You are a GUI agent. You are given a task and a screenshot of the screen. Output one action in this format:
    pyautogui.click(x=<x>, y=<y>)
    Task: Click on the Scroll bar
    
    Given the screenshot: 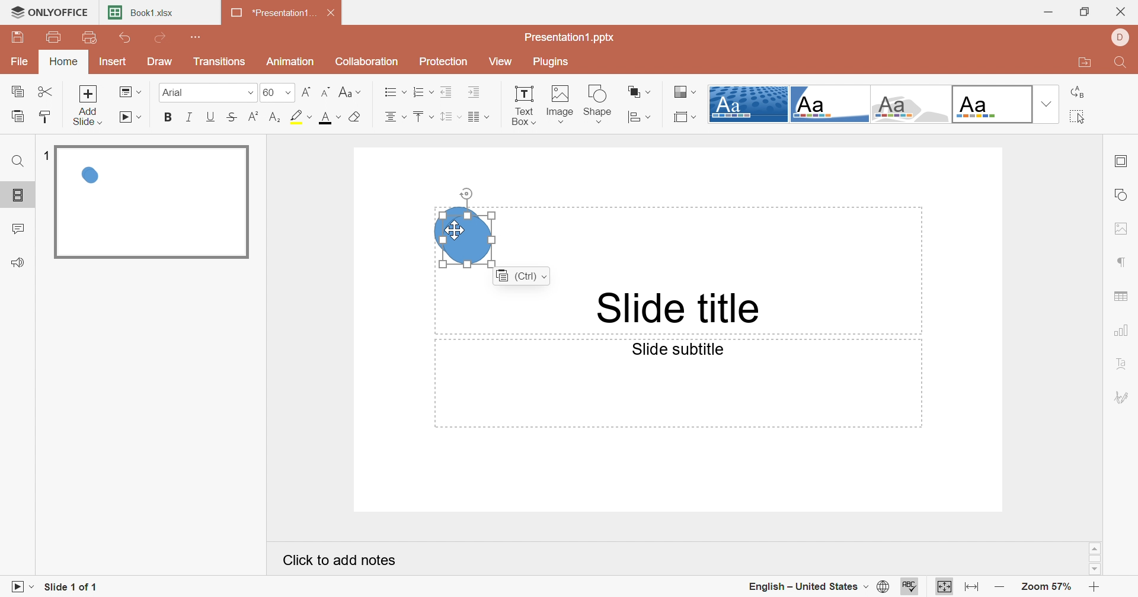 What is the action you would take?
    pyautogui.click(x=1095, y=559)
    